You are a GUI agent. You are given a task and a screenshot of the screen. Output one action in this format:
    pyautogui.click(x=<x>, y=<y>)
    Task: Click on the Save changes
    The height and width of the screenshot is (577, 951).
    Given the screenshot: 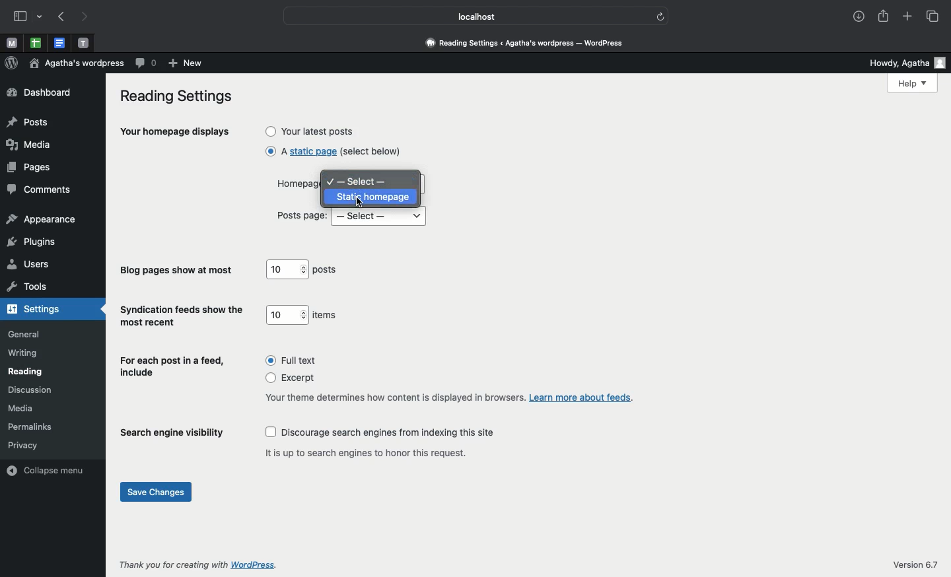 What is the action you would take?
    pyautogui.click(x=157, y=493)
    